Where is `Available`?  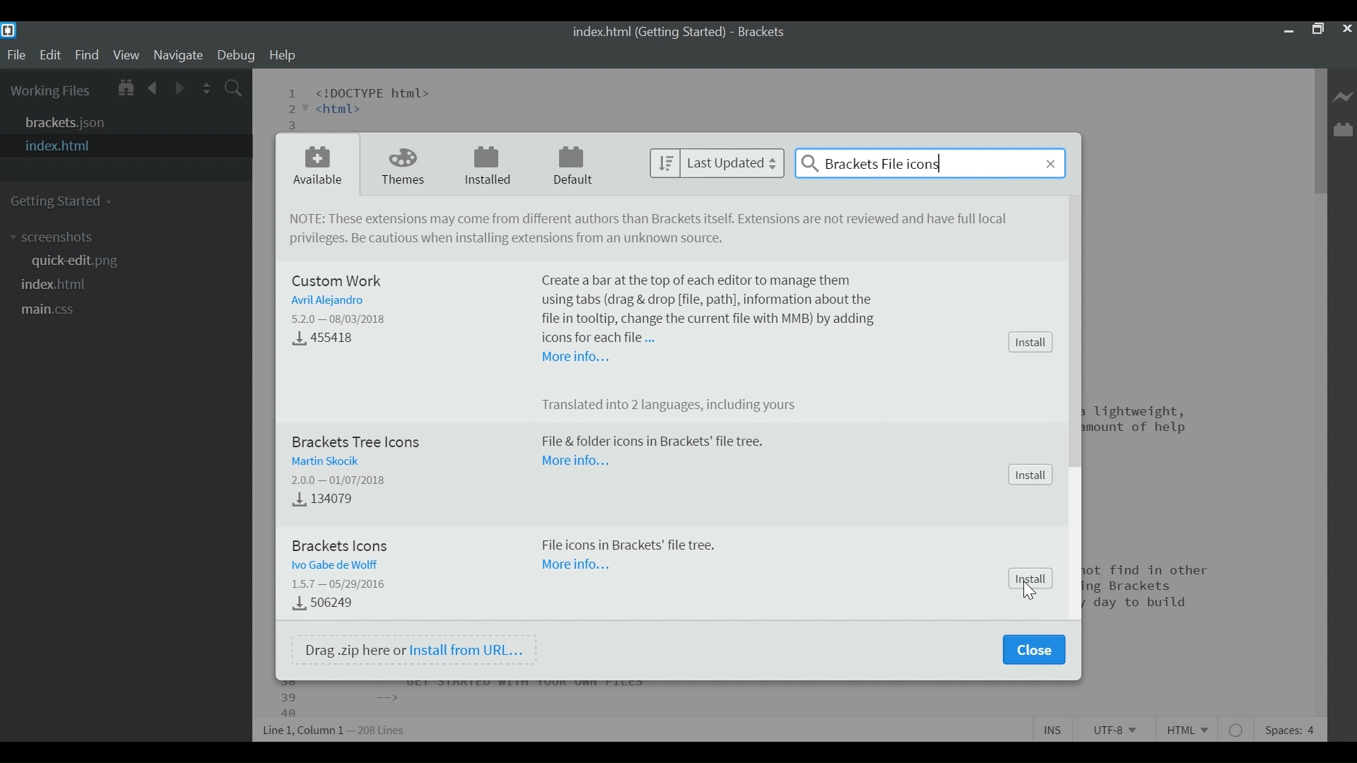 Available is located at coordinates (316, 166).